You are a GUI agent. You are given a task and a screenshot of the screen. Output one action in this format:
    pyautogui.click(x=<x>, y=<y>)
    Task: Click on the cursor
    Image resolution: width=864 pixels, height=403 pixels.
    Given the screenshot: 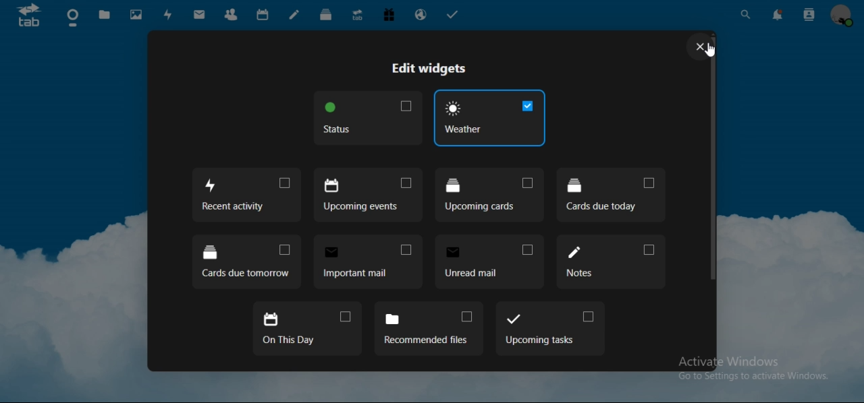 What is the action you would take?
    pyautogui.click(x=709, y=53)
    